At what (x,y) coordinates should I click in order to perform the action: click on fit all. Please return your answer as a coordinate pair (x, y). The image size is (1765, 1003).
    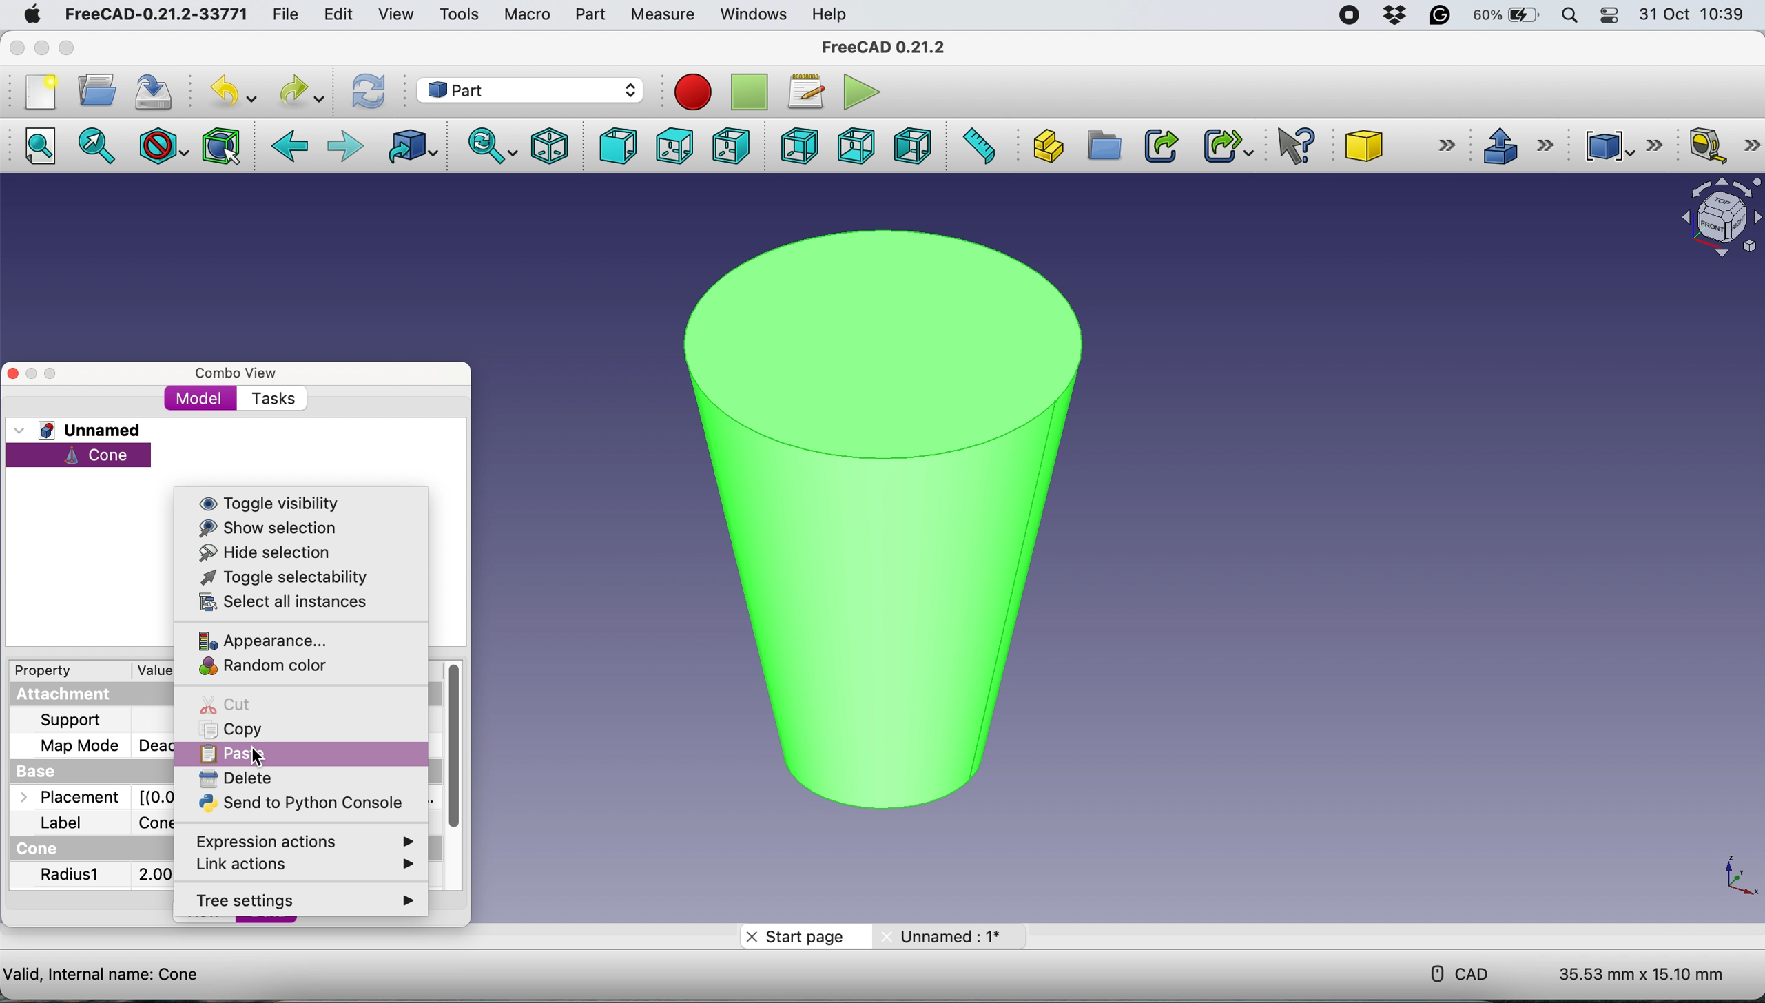
    Looking at the image, I should click on (45, 150).